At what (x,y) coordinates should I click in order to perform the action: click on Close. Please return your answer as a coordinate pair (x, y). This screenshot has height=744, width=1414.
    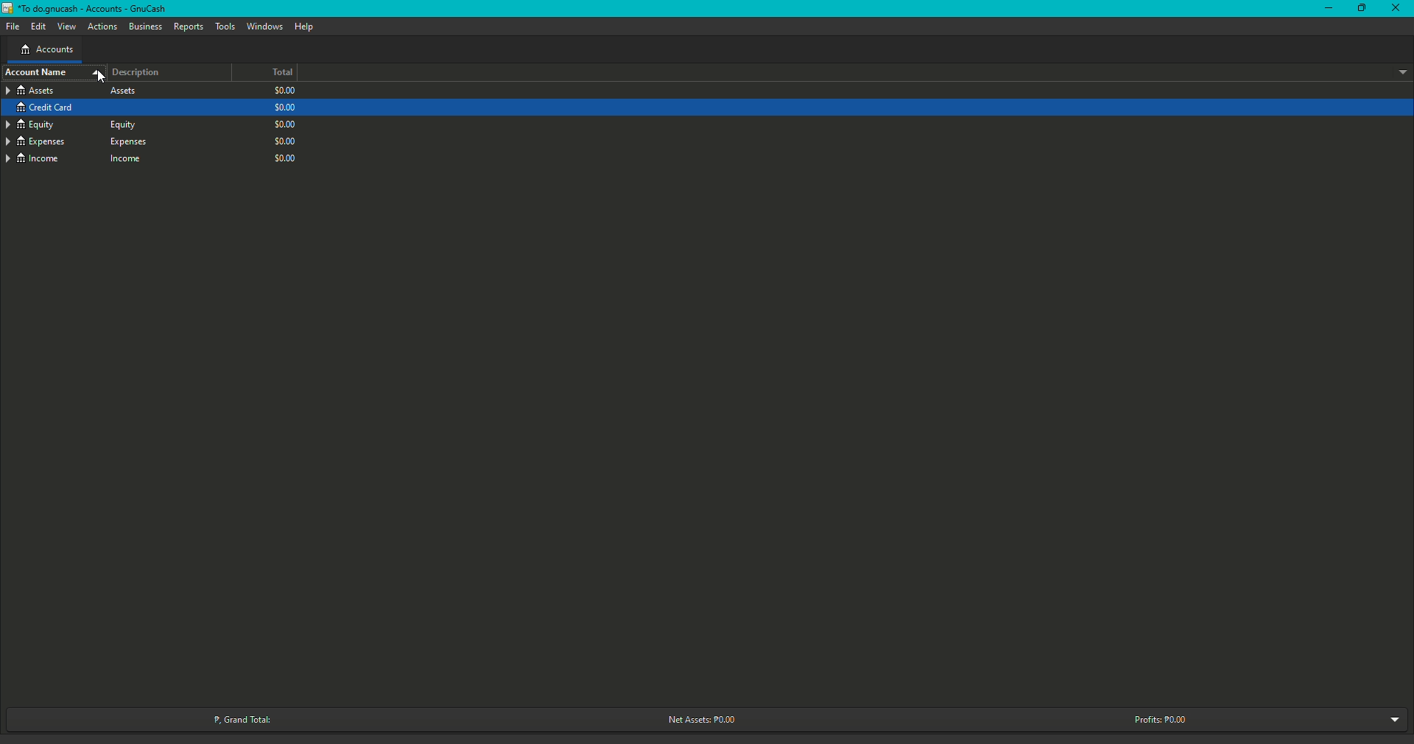
    Looking at the image, I should click on (1395, 9).